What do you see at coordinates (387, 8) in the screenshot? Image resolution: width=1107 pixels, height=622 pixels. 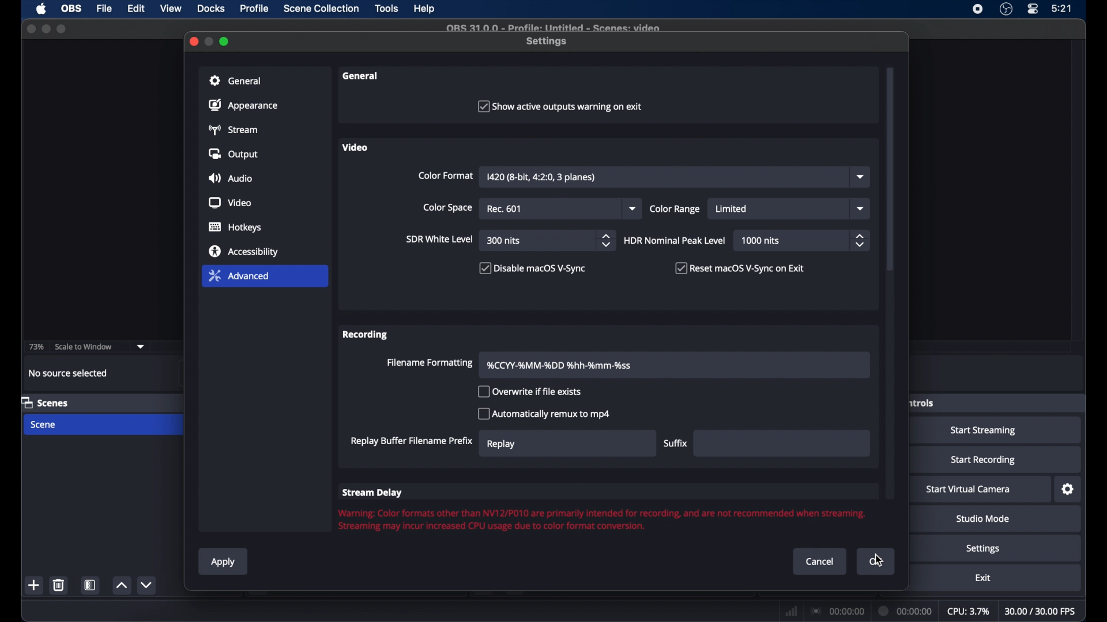 I see `tools` at bounding box center [387, 8].